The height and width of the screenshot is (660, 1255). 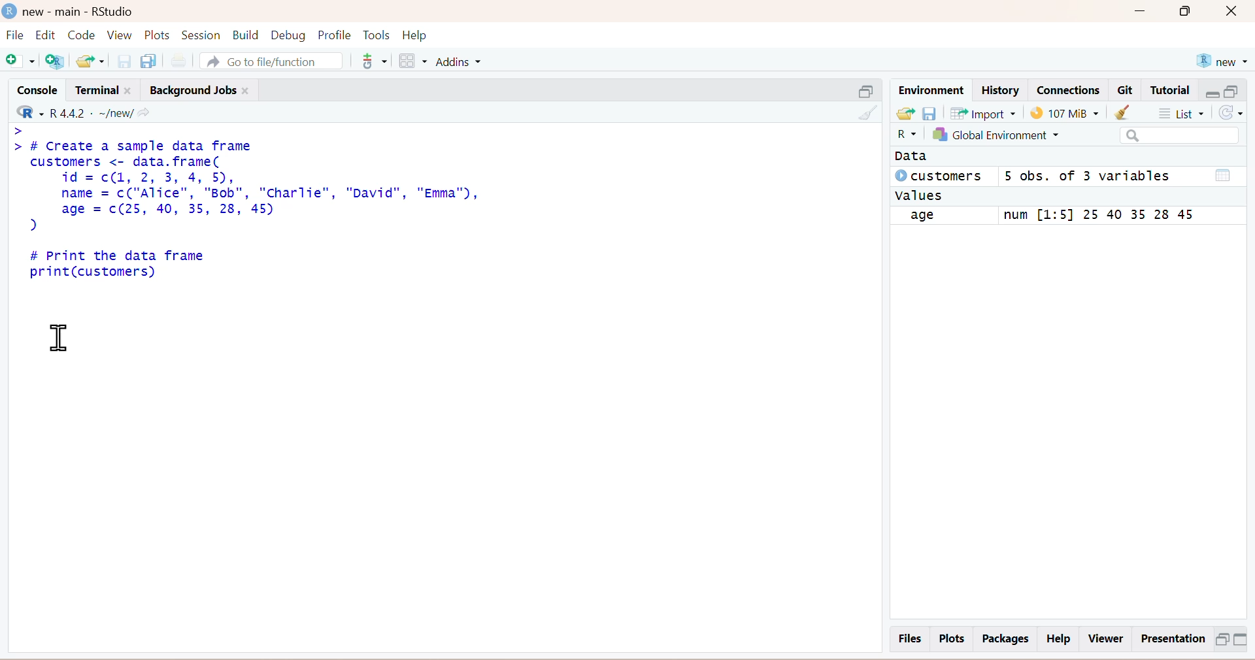 What do you see at coordinates (1185, 113) in the screenshot?
I see `List` at bounding box center [1185, 113].